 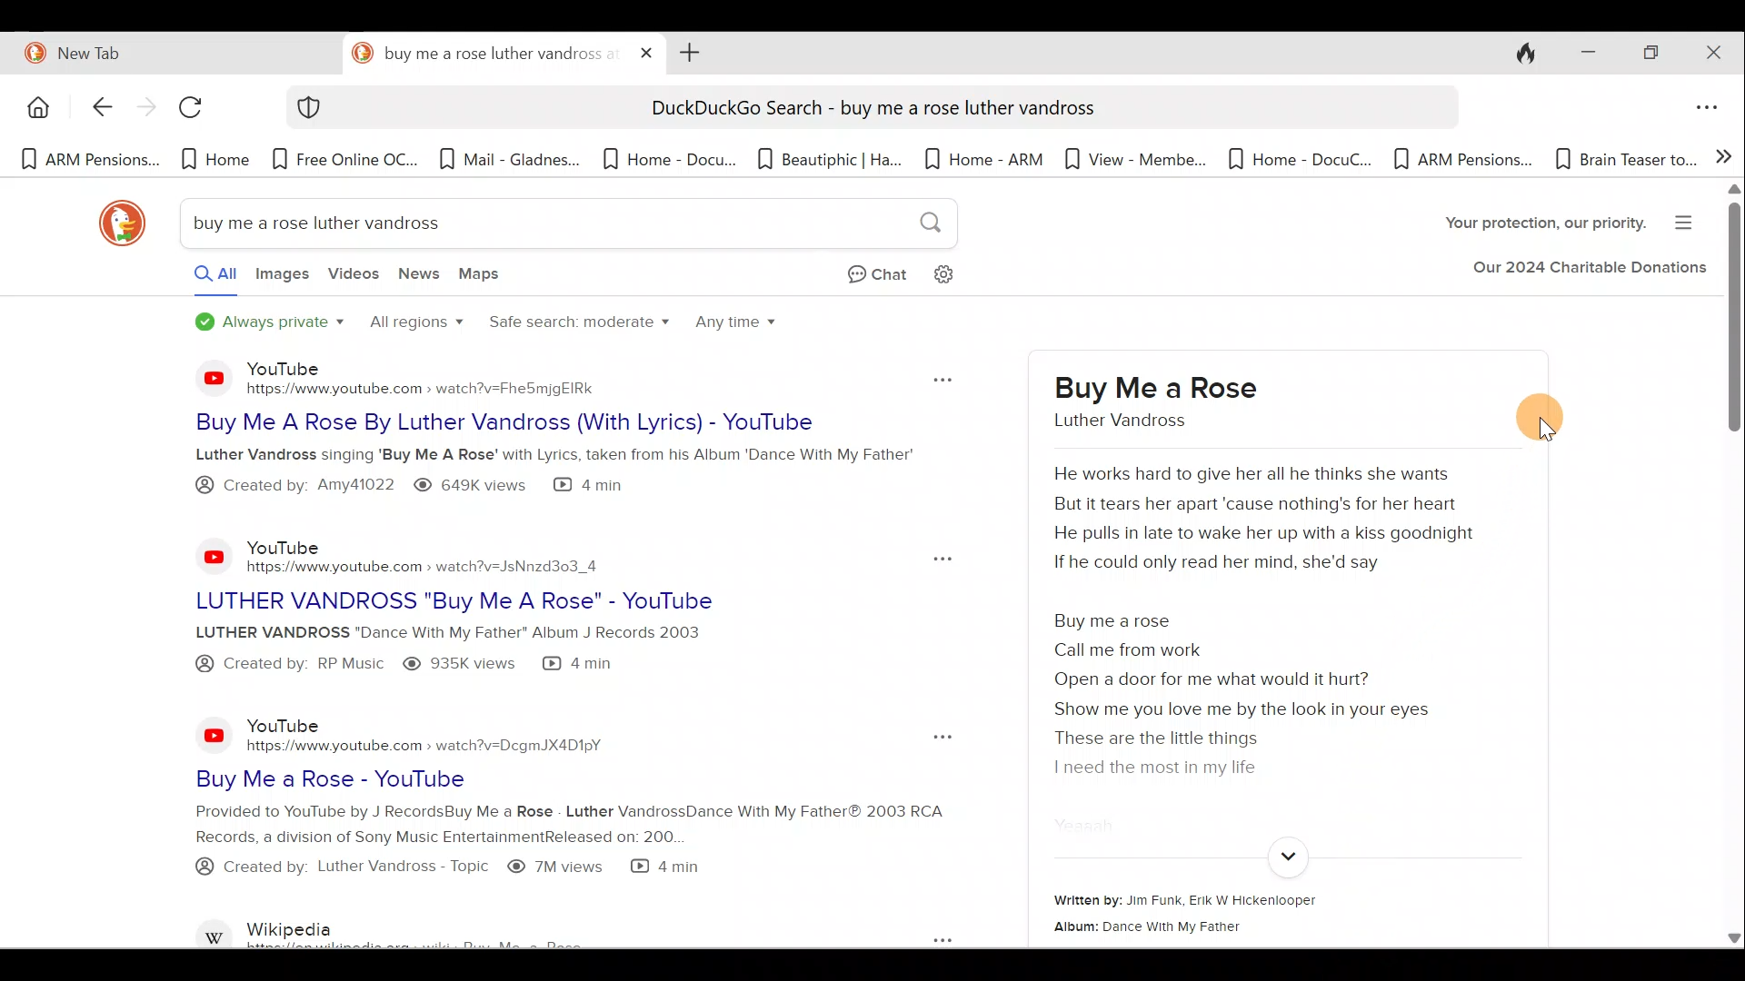 I want to click on Home, so click(x=35, y=107).